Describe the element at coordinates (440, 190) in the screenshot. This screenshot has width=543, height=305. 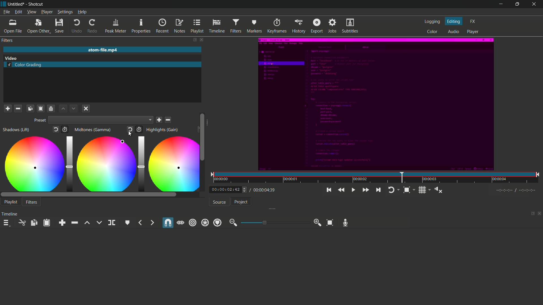
I see `show volume control` at that location.